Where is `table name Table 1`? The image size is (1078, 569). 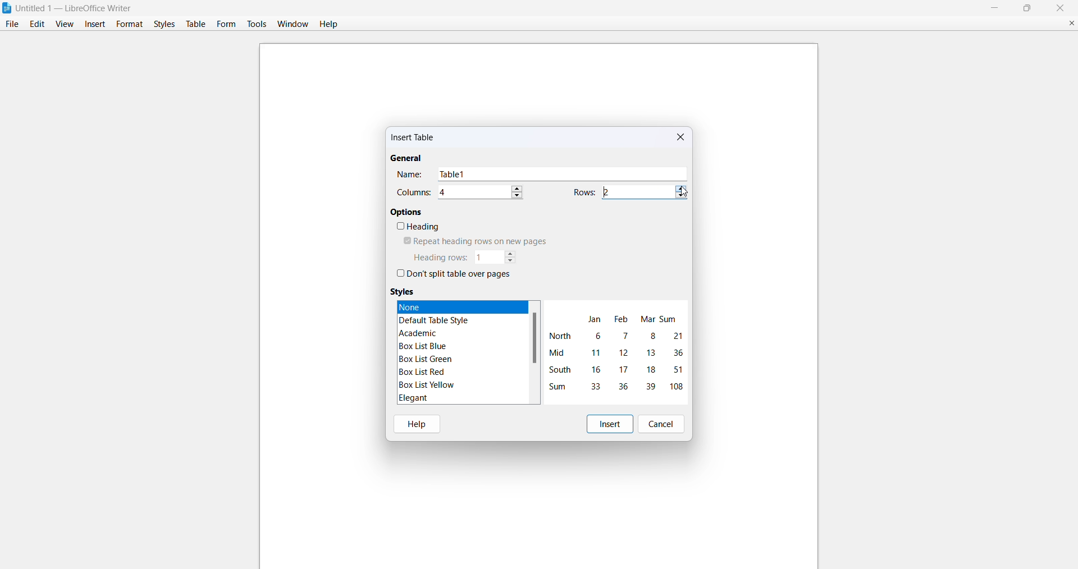 table name Table 1 is located at coordinates (563, 174).